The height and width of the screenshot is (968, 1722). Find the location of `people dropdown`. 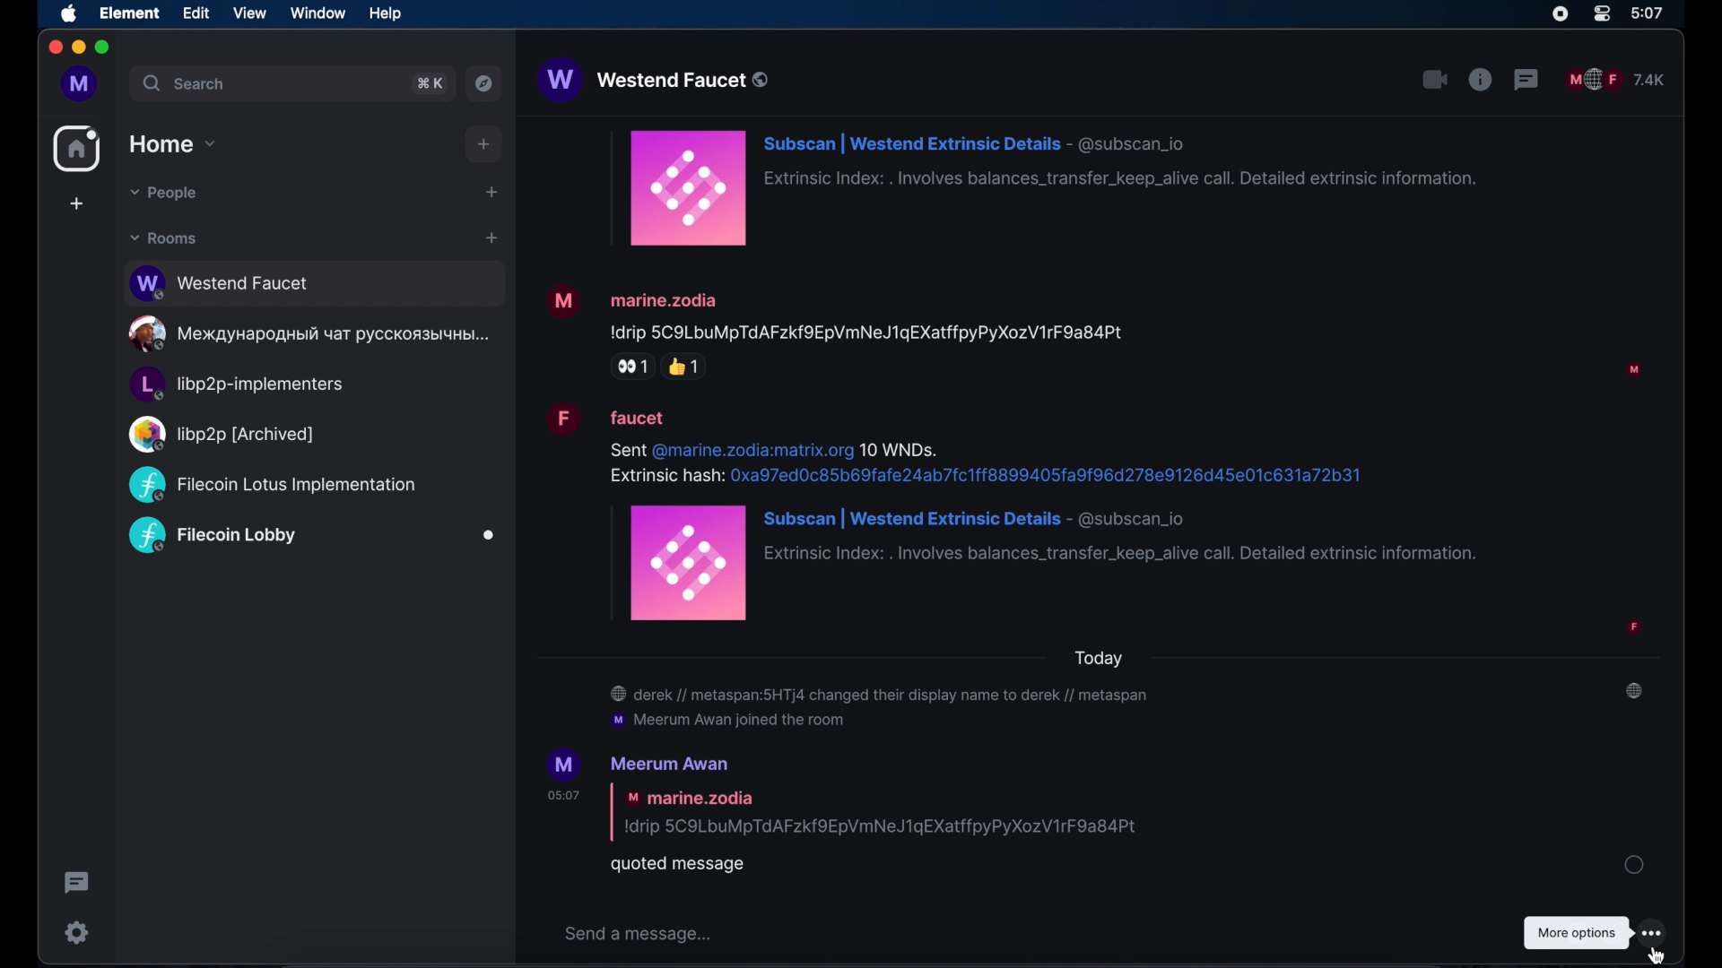

people dropdown is located at coordinates (164, 194).